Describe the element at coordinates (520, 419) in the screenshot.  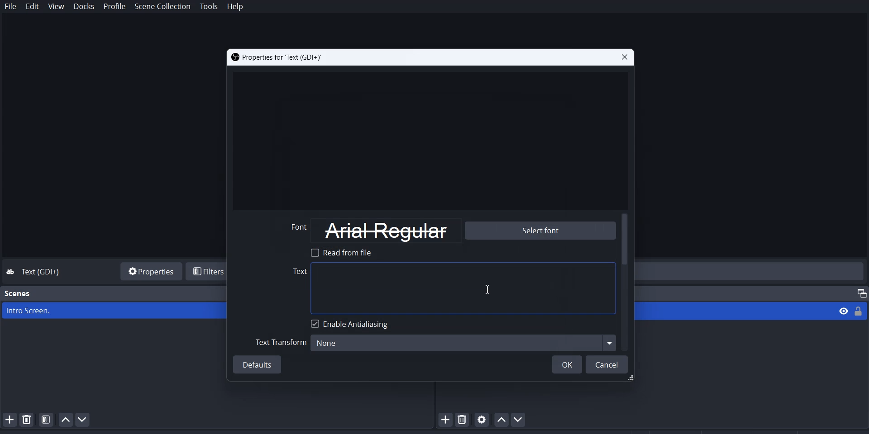
I see `Move Source Down` at that location.